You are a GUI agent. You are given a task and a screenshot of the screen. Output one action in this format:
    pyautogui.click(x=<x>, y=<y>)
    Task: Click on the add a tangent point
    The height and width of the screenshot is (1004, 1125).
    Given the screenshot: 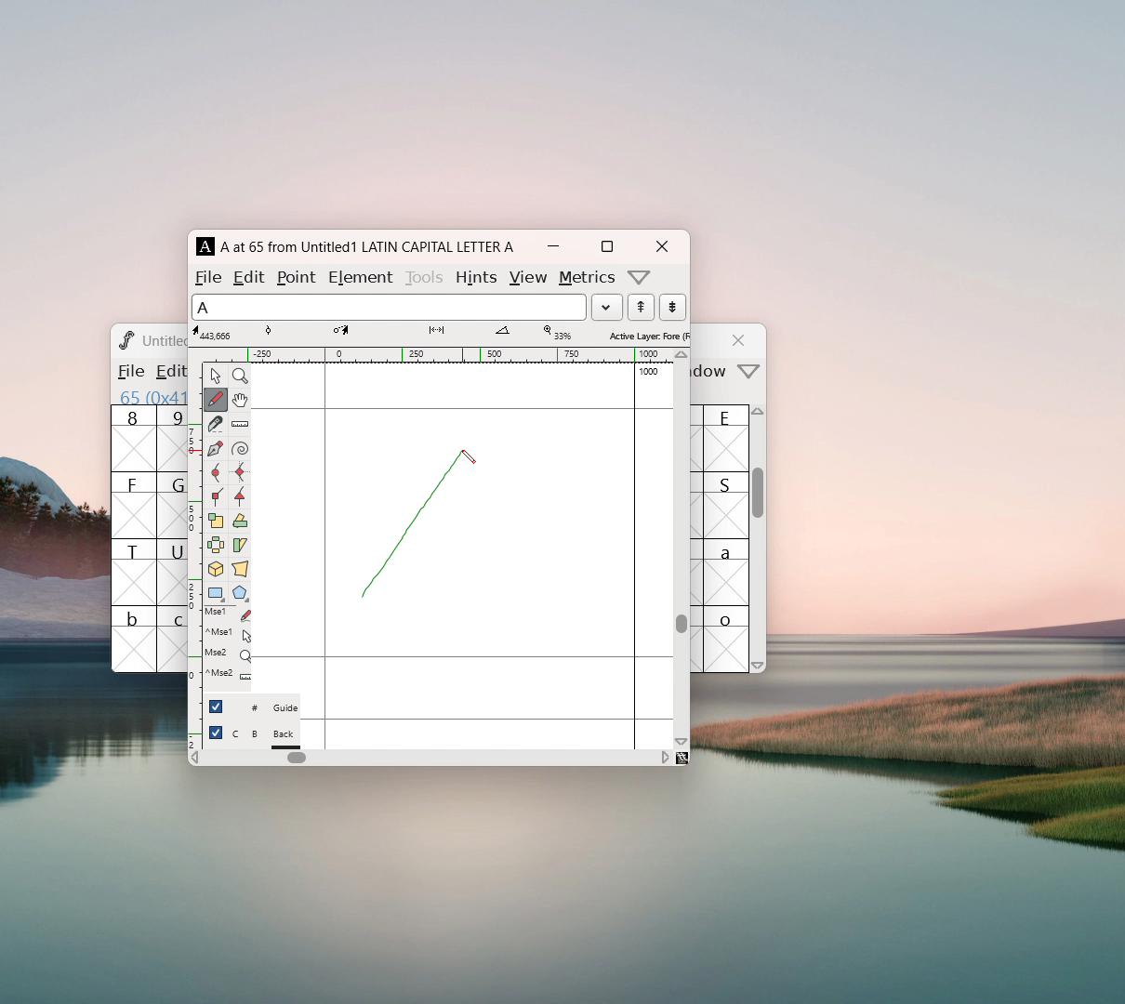 What is the action you would take?
    pyautogui.click(x=239, y=496)
    